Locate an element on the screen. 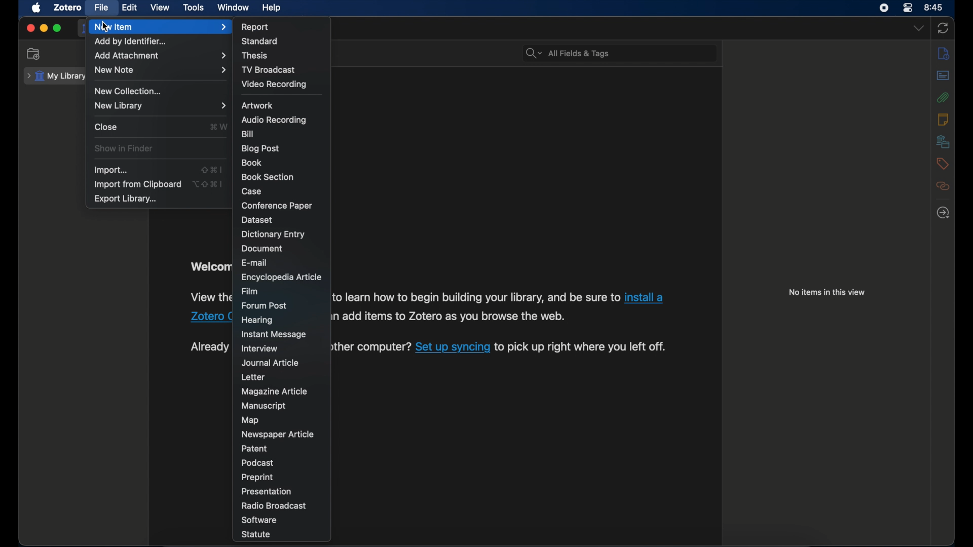 This screenshot has height=547, width=973. maximize is located at coordinates (58, 29).